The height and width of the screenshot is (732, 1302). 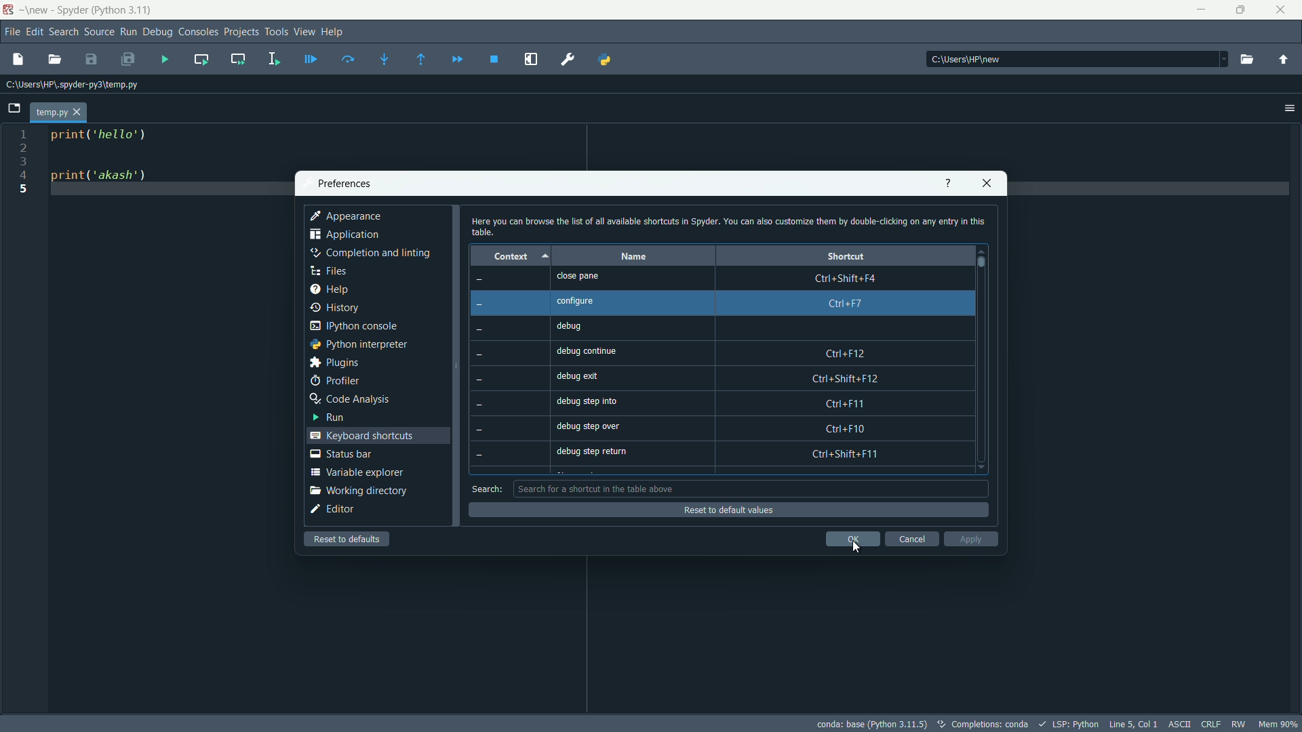 I want to click on completion and linting, so click(x=368, y=253).